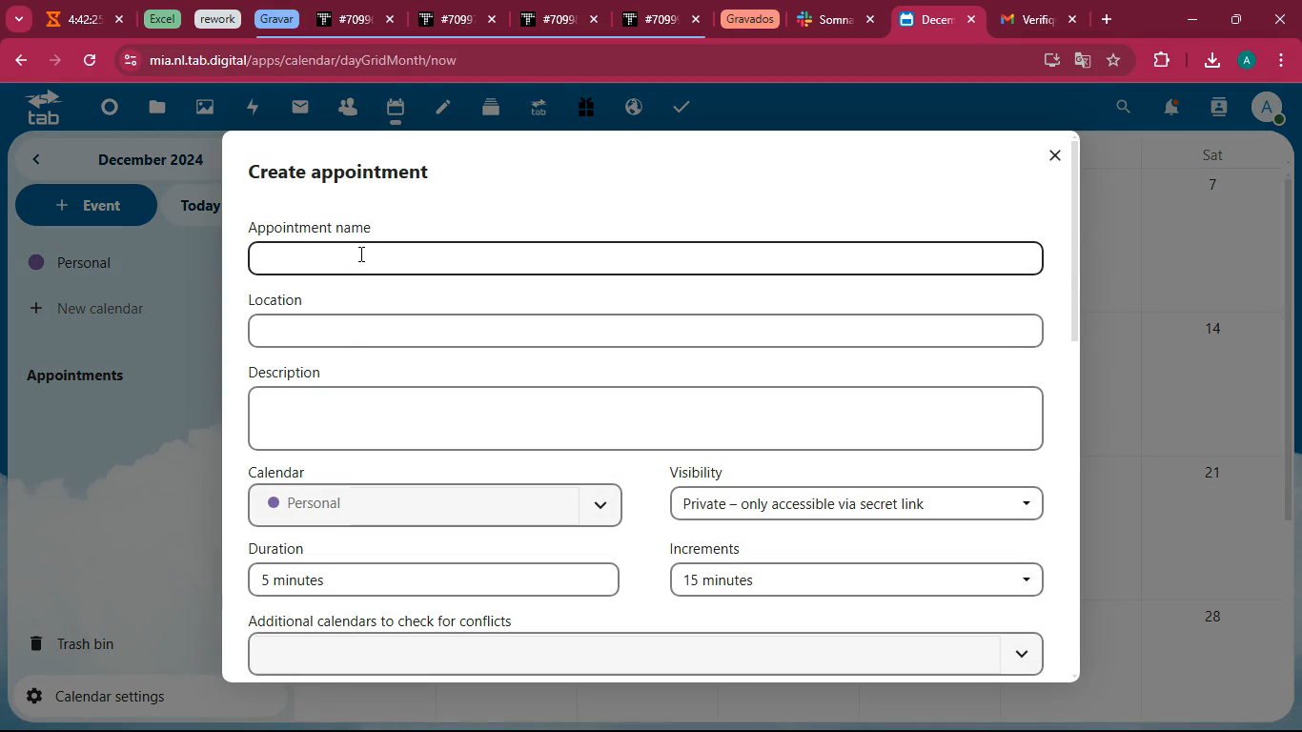 Image resolution: width=1302 pixels, height=732 pixels. What do you see at coordinates (750, 21) in the screenshot?
I see `tab` at bounding box center [750, 21].